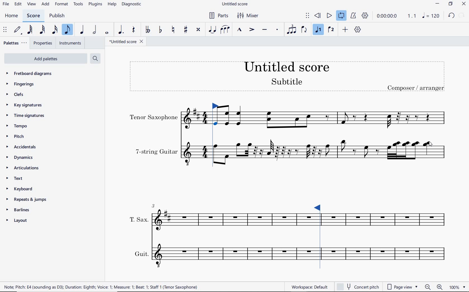 The height and width of the screenshot is (292, 469). I want to click on QUARTER NOTE, so click(82, 30).